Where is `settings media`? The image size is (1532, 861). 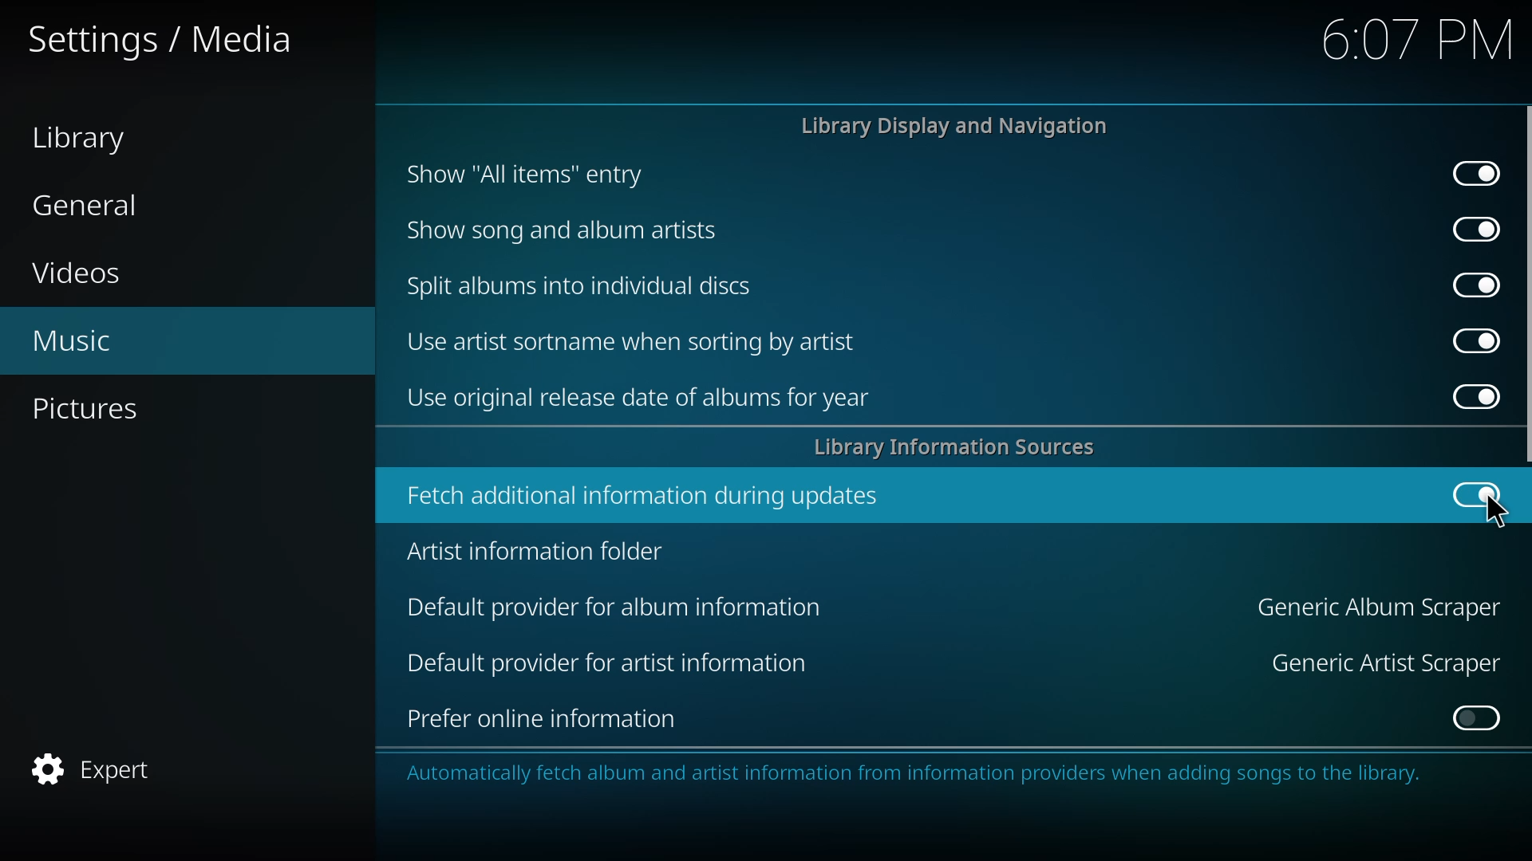
settings media is located at coordinates (166, 47).